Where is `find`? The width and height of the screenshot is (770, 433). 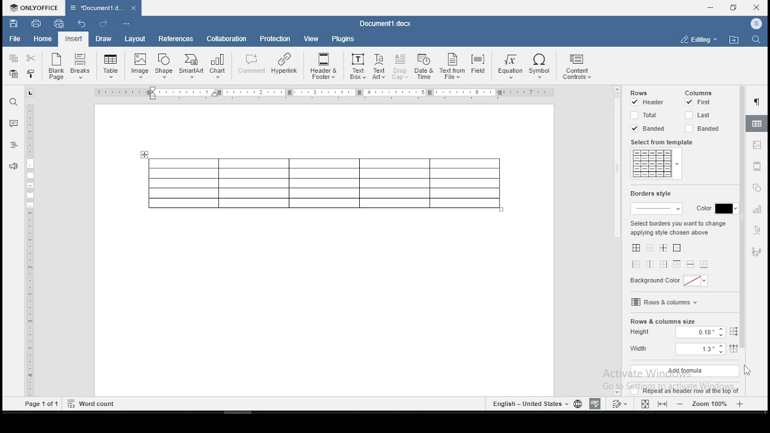 find is located at coordinates (755, 40).